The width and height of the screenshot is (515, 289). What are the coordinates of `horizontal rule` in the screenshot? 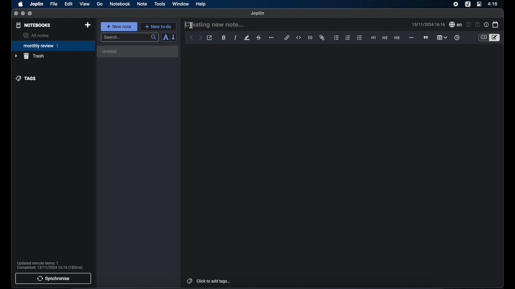 It's located at (411, 38).